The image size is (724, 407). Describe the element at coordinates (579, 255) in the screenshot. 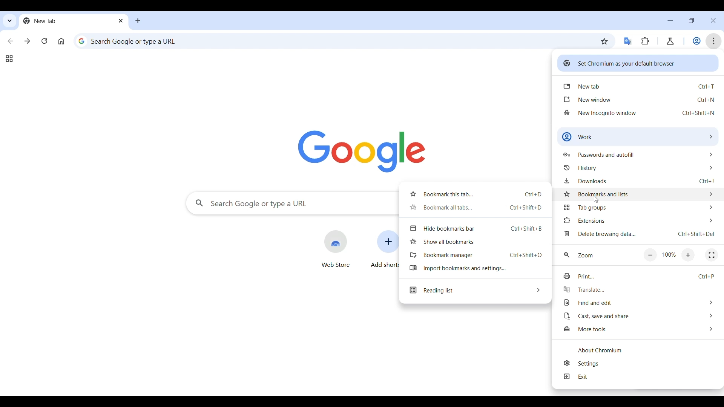

I see `Zoom ` at that location.